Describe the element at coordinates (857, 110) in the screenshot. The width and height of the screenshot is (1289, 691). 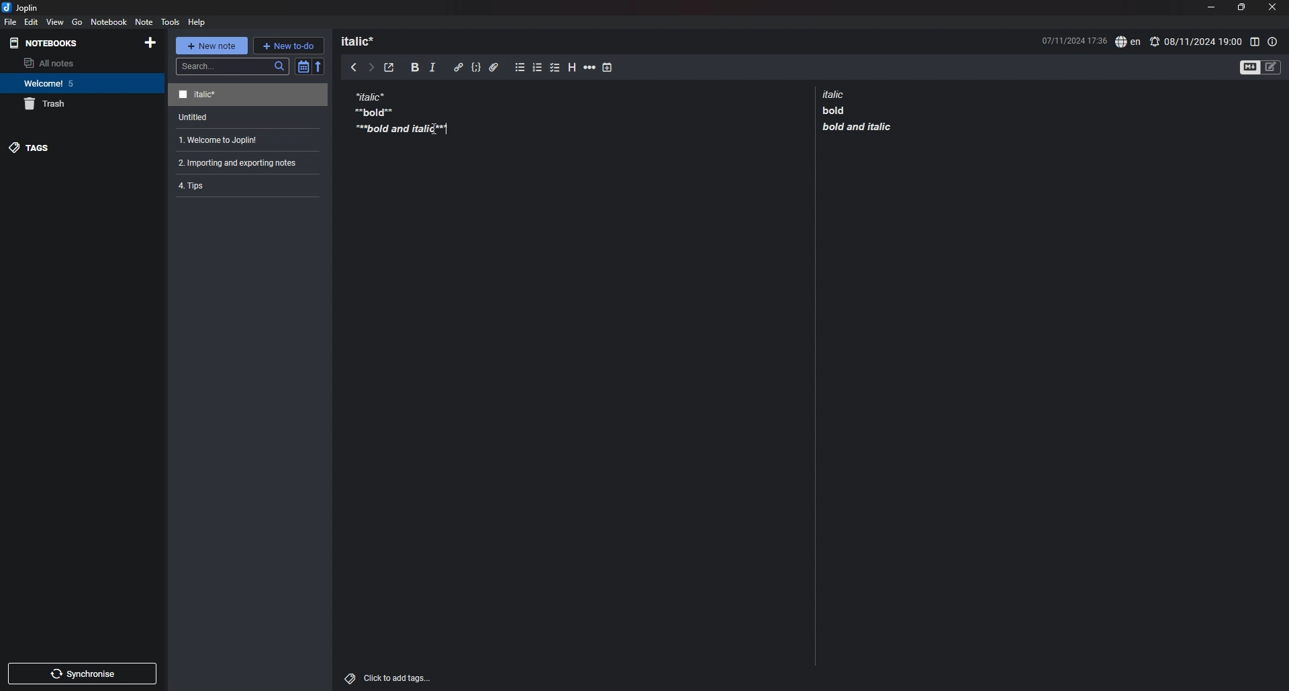
I see `note` at that location.